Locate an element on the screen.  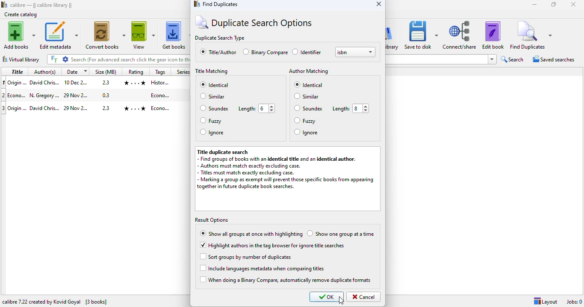
input box is located at coordinates (435, 60).